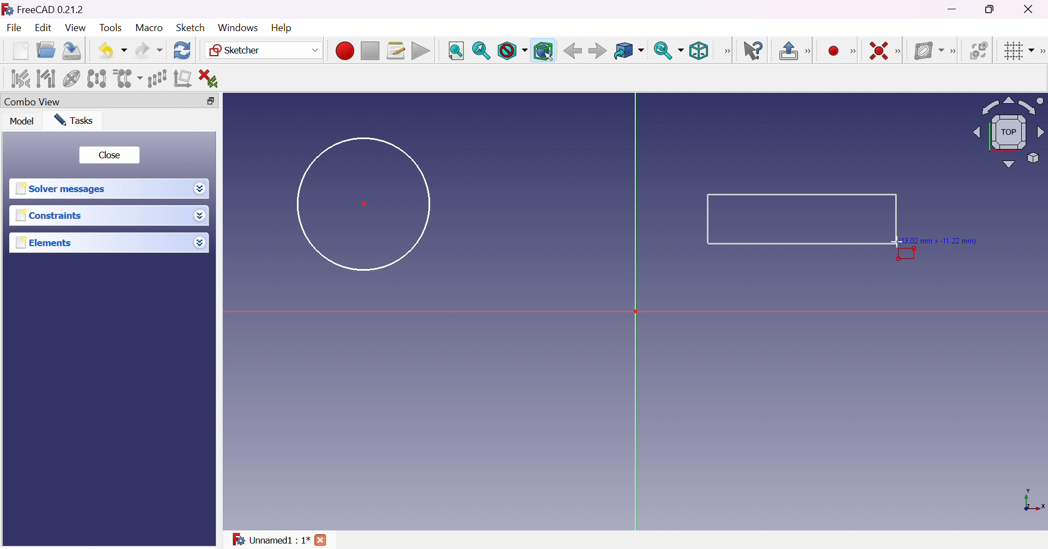 The width and height of the screenshot is (1048, 549). What do you see at coordinates (73, 120) in the screenshot?
I see `Tasks` at bounding box center [73, 120].